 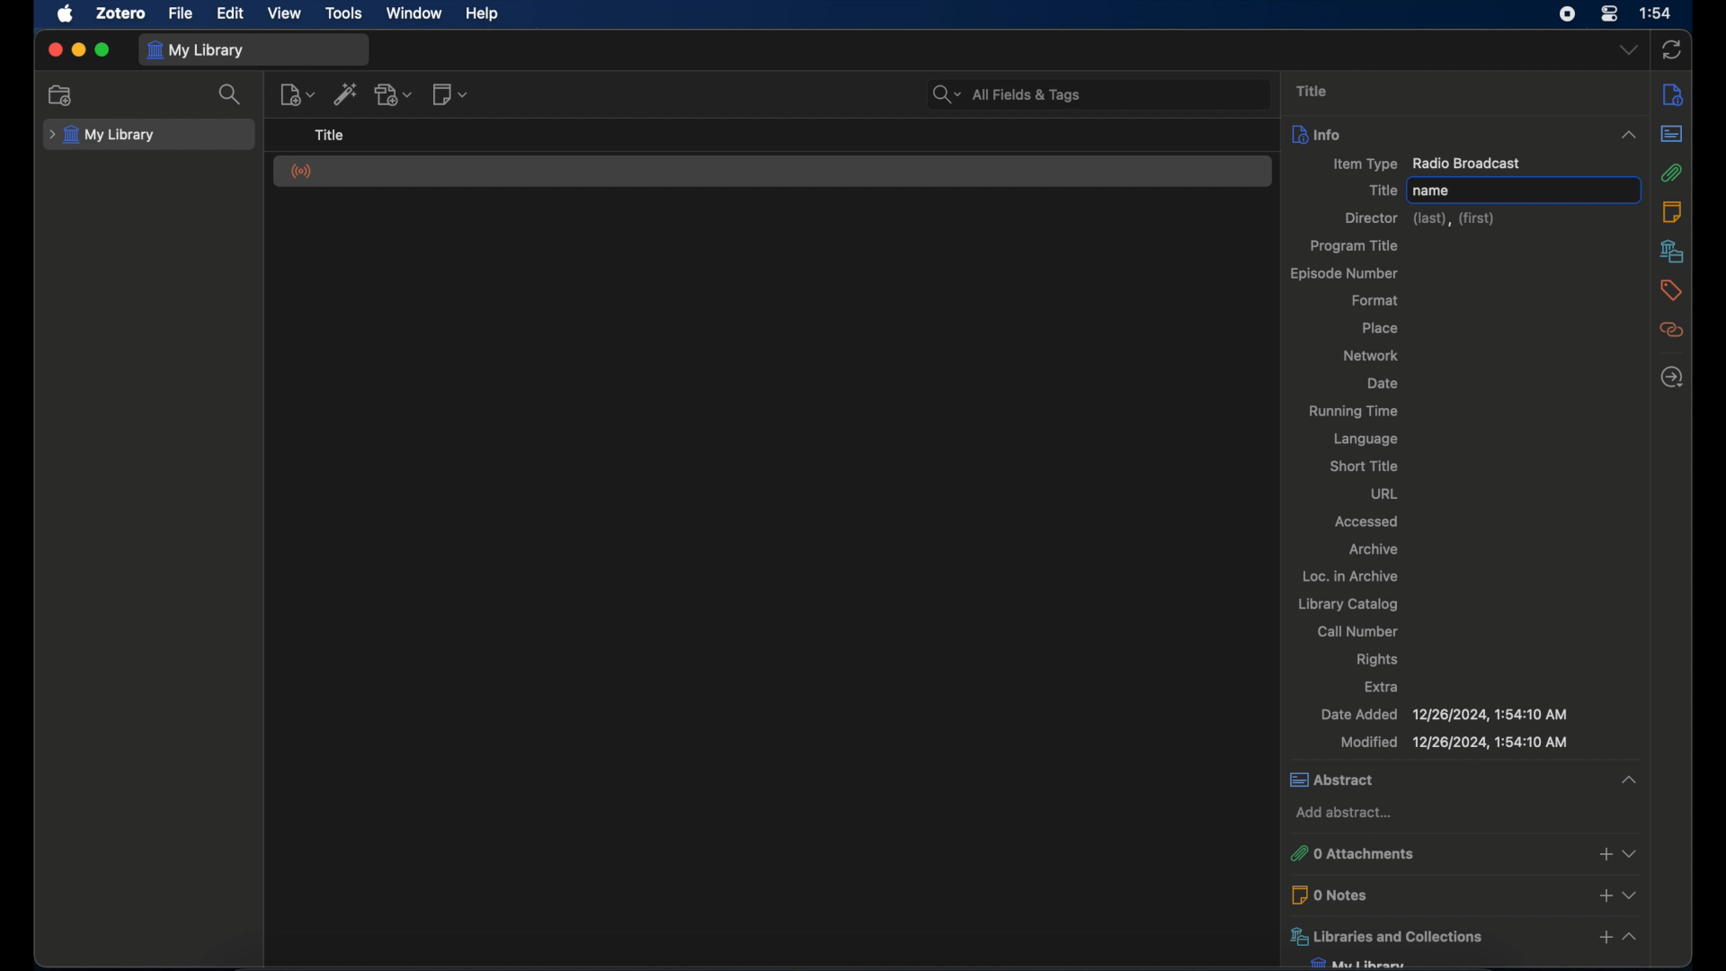 I want to click on tools, so click(x=345, y=13).